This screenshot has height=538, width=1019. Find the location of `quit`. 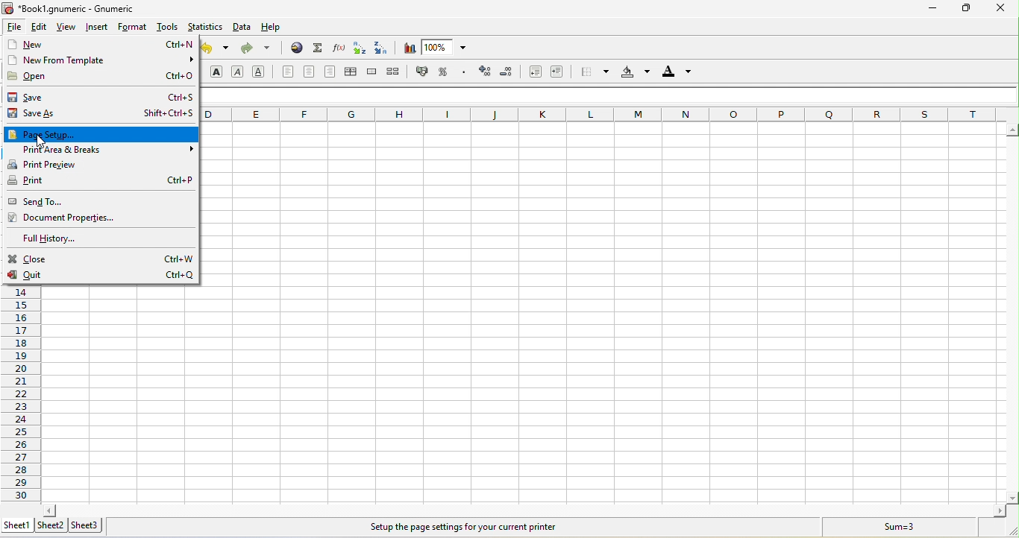

quit is located at coordinates (101, 277).